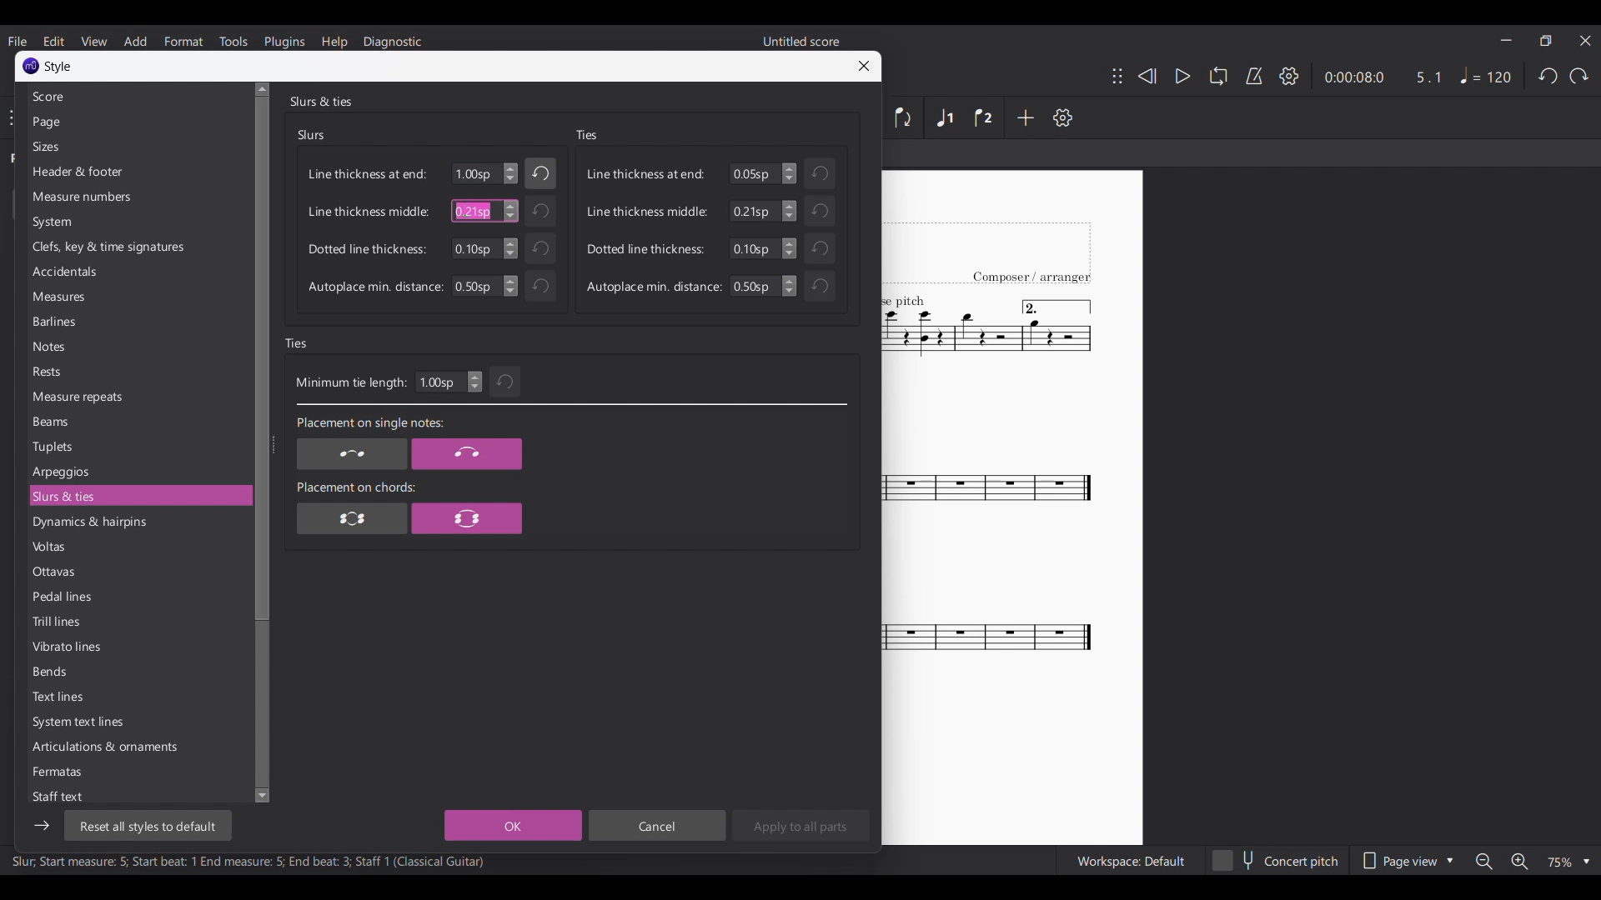  What do you see at coordinates (138, 522) in the screenshot?
I see `Dynamics & hairpins` at bounding box center [138, 522].